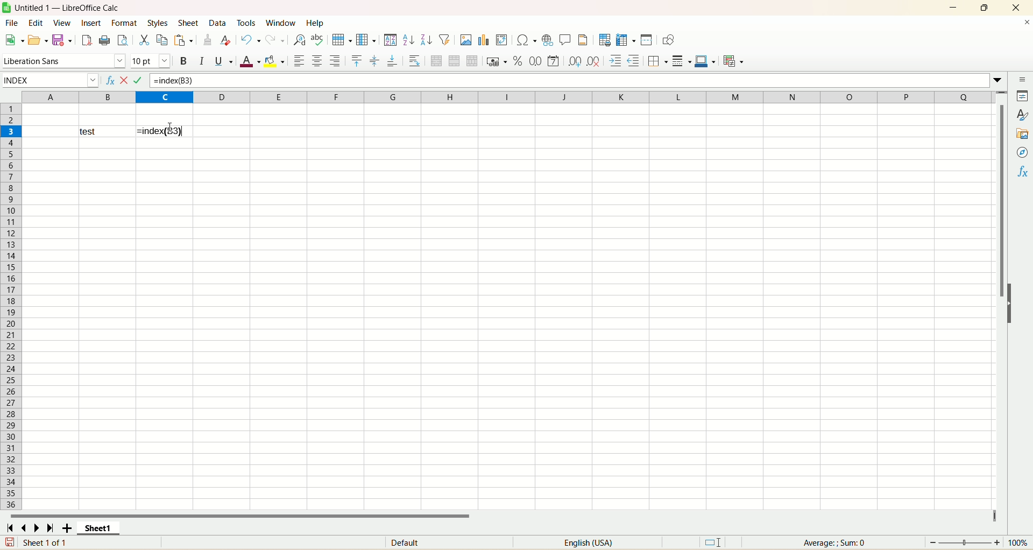  What do you see at coordinates (436, 61) in the screenshot?
I see `merge and center` at bounding box center [436, 61].